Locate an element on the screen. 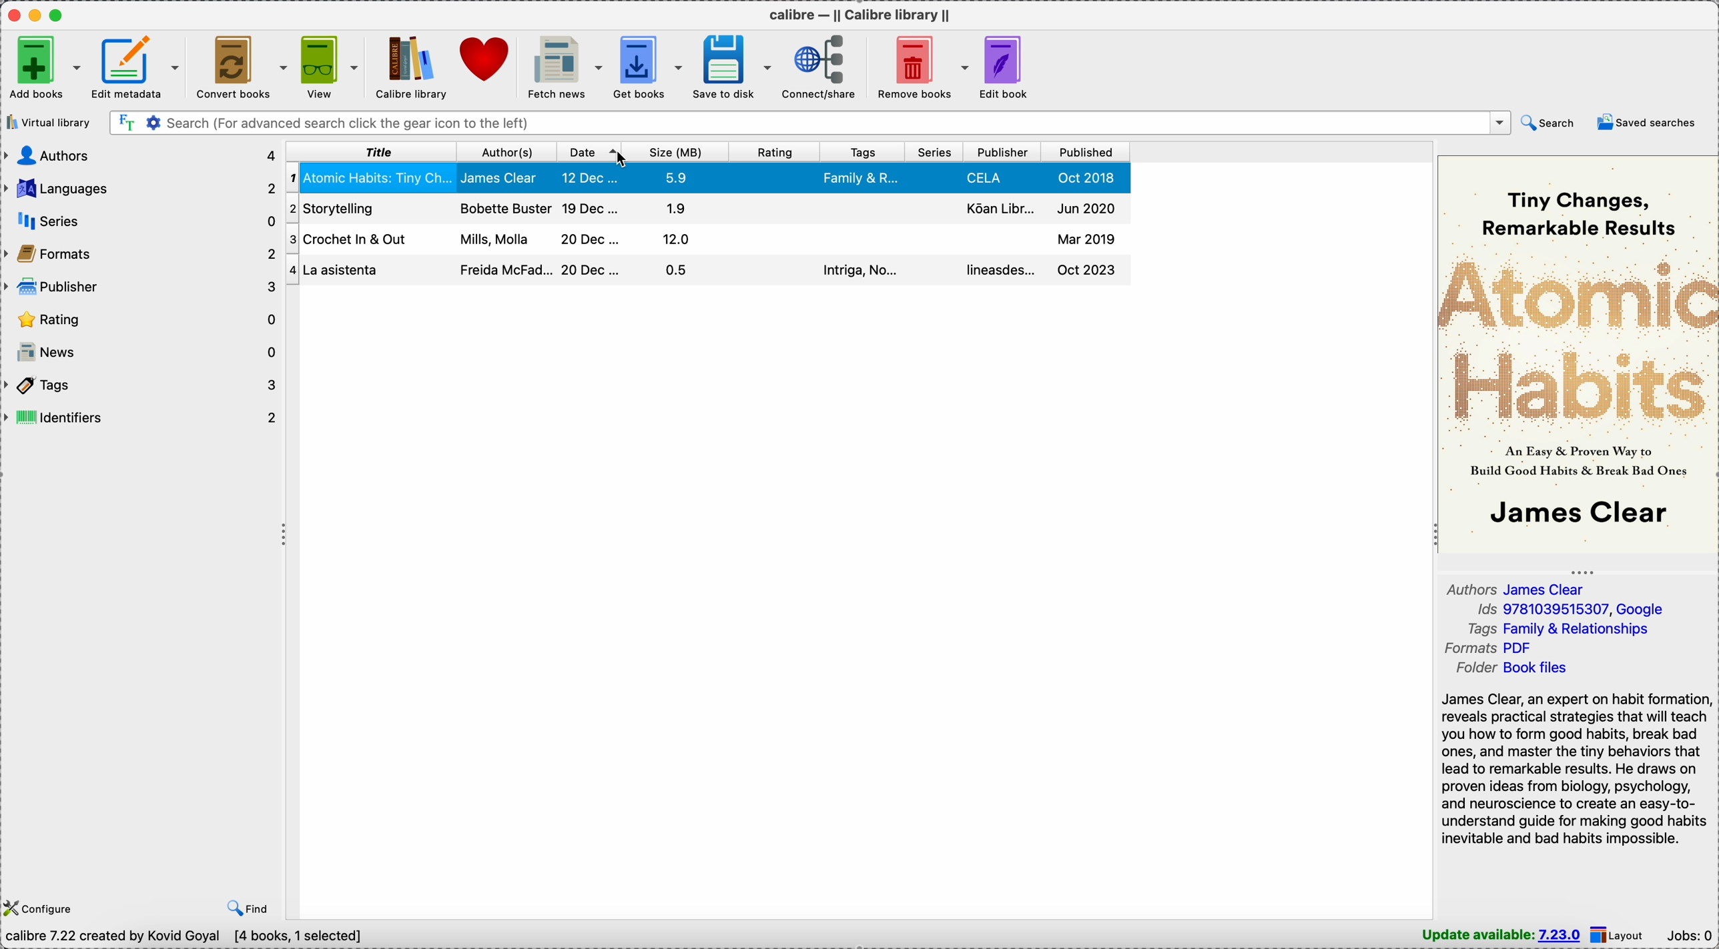  rating is located at coordinates (142, 319).